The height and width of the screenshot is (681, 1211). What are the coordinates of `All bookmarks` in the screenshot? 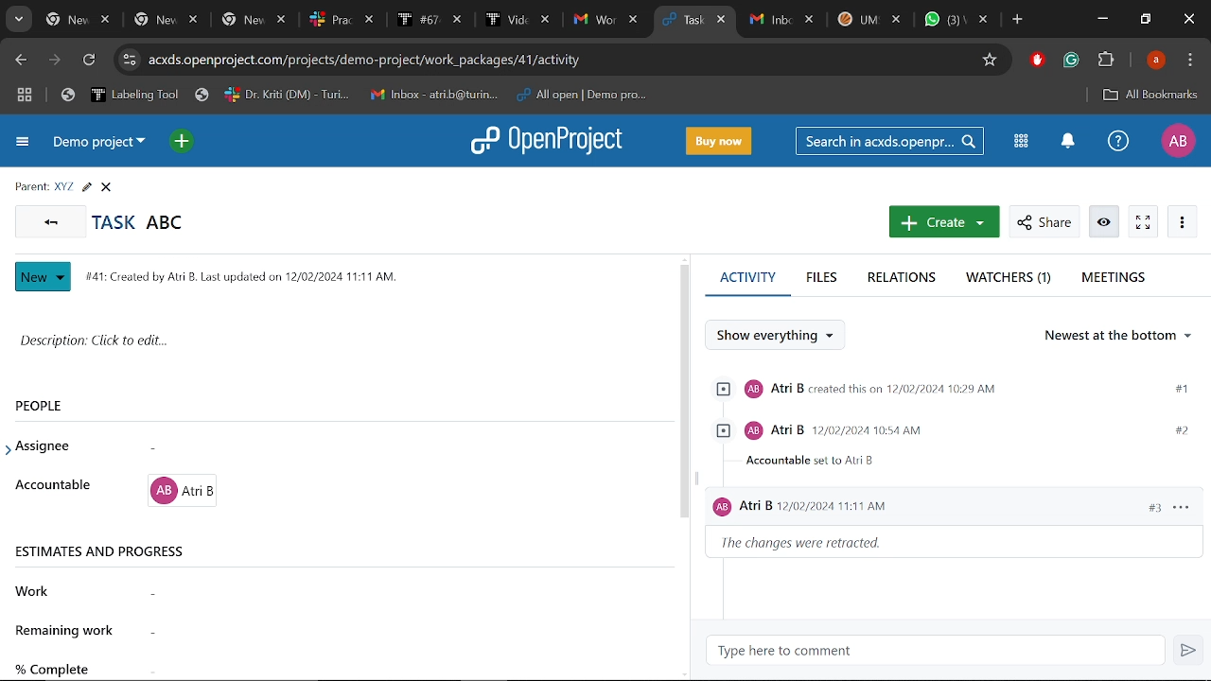 It's located at (1147, 95).